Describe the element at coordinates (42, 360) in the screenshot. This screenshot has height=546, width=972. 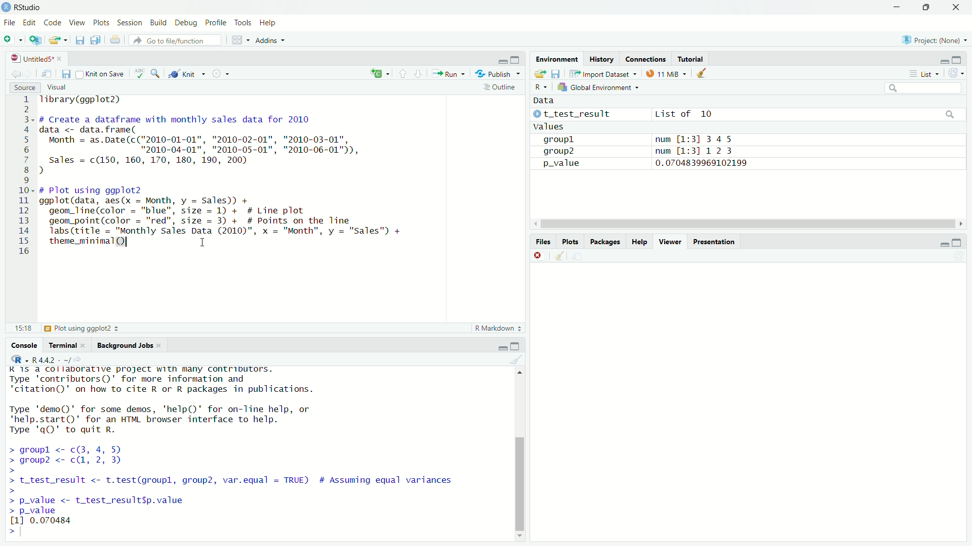
I see `@R -R442- ~/` at that location.